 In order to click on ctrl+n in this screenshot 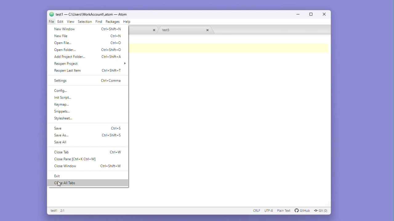, I will do `click(116, 35)`.